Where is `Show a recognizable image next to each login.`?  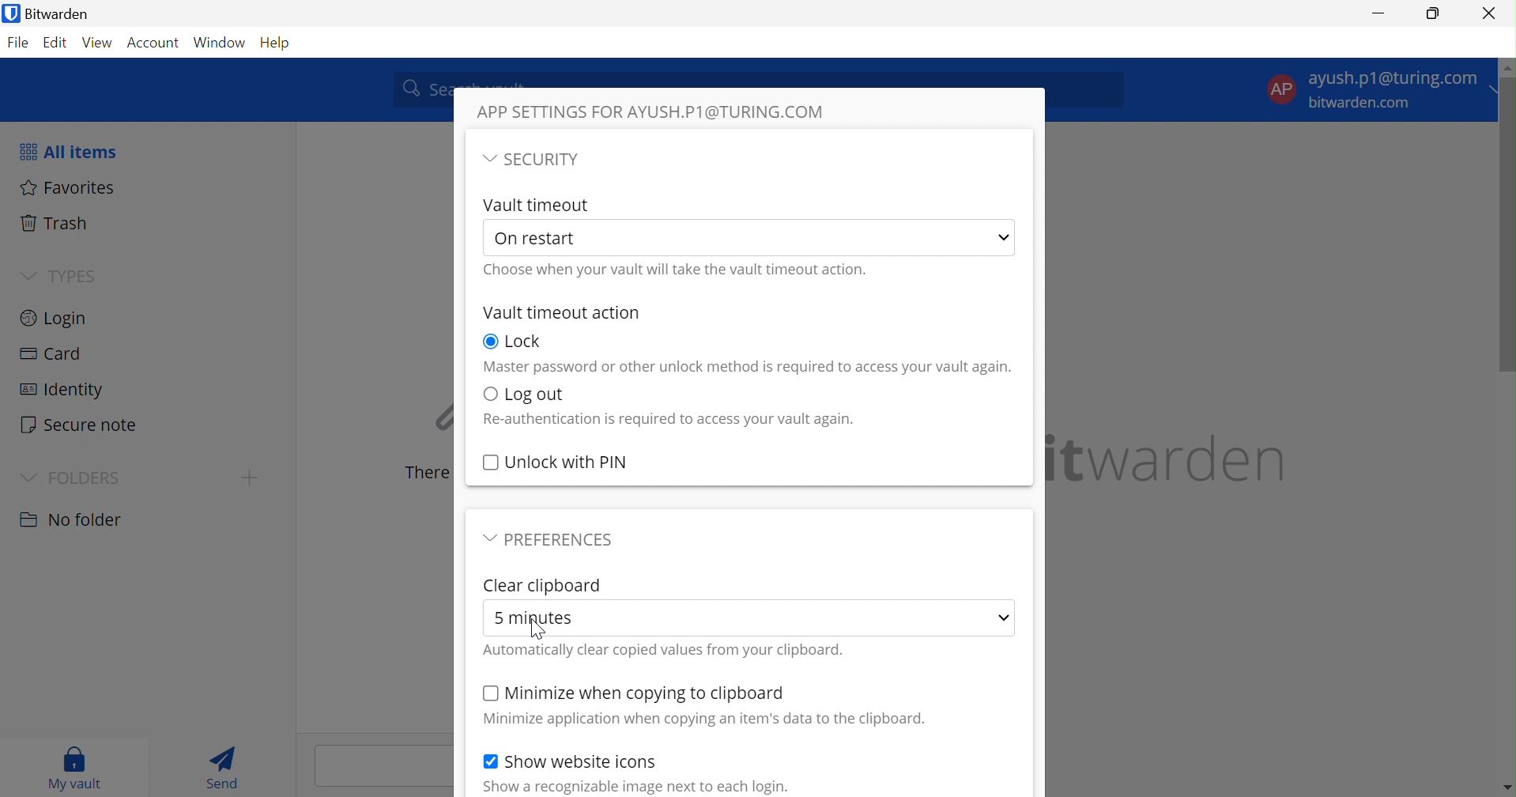
Show a recognizable image next to each login. is located at coordinates (636, 786).